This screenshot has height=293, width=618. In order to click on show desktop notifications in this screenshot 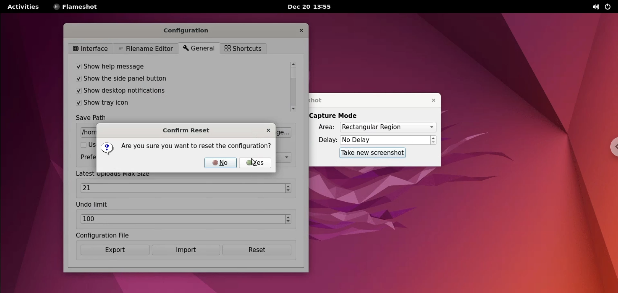, I will do `click(175, 92)`.